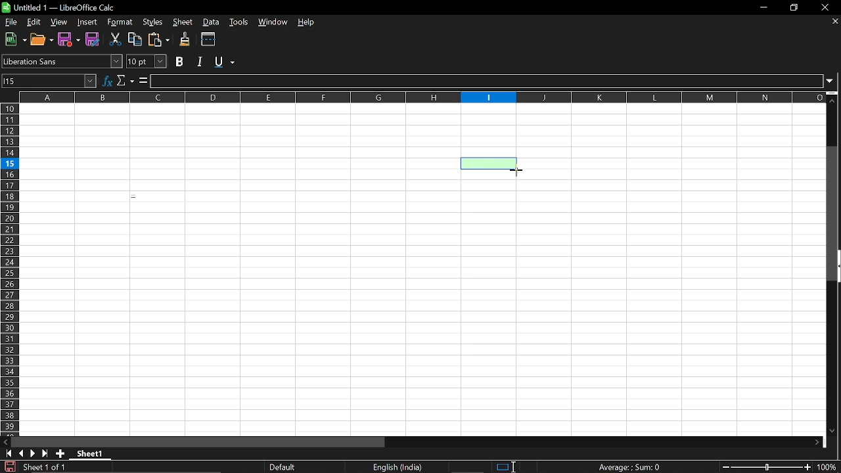  I want to click on Fillable cells, so click(641, 303).